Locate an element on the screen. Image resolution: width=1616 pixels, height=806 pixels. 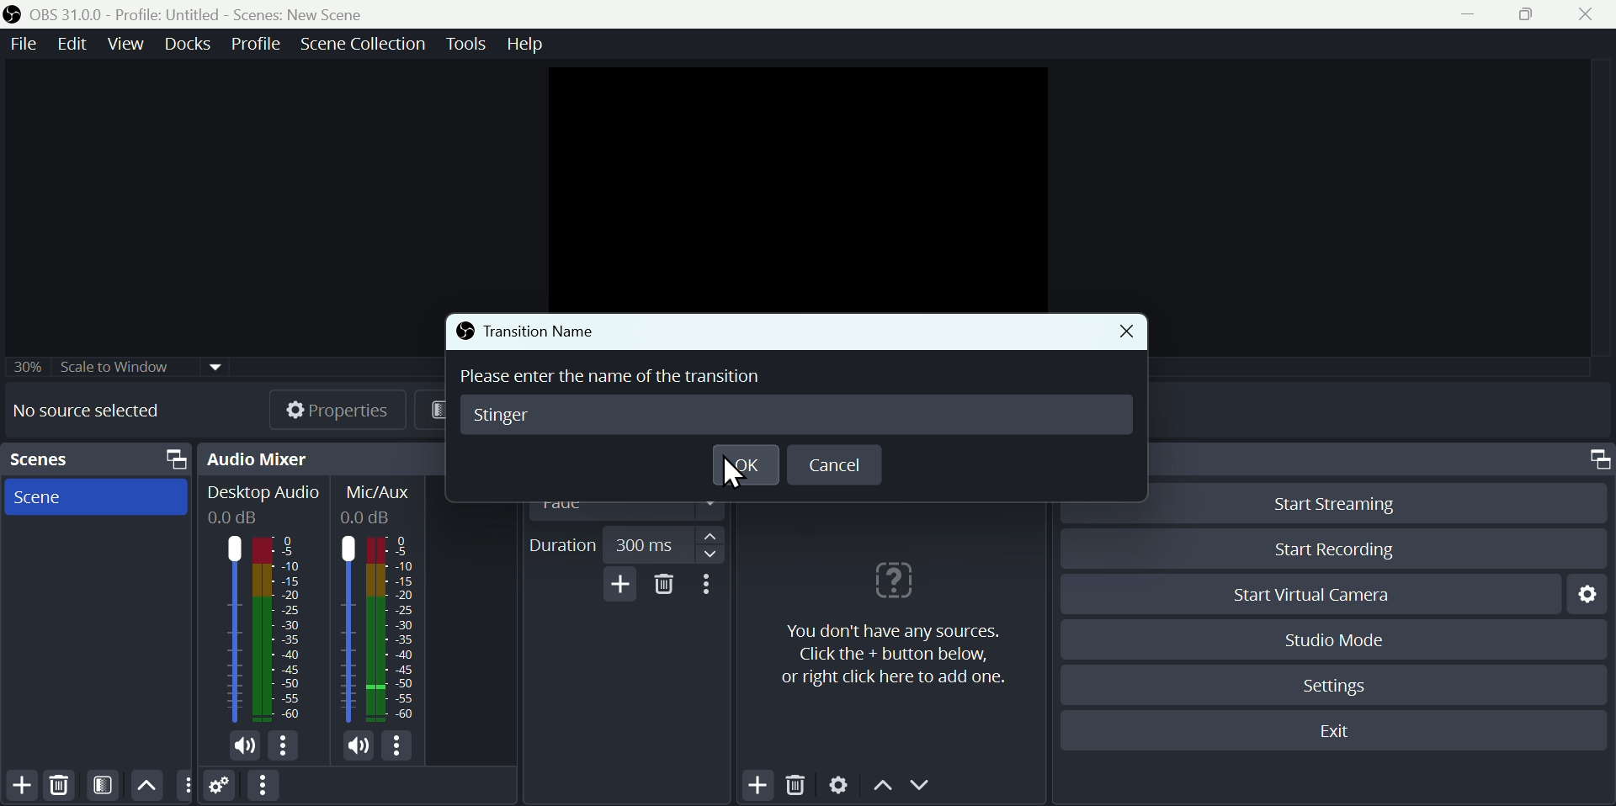
Desktop Audio is located at coordinates (262, 503).